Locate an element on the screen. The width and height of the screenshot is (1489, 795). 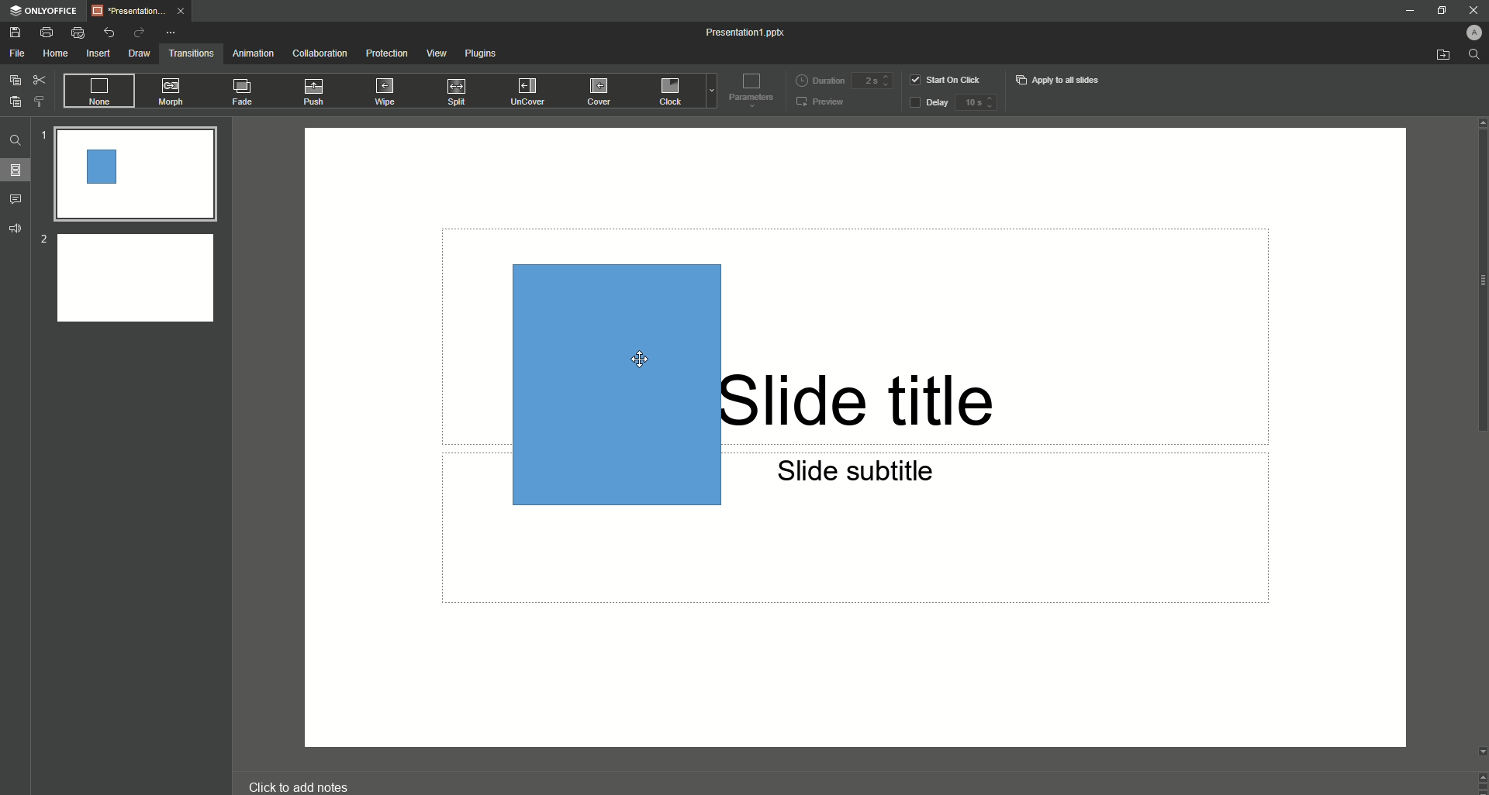
Paste is located at coordinates (15, 102).